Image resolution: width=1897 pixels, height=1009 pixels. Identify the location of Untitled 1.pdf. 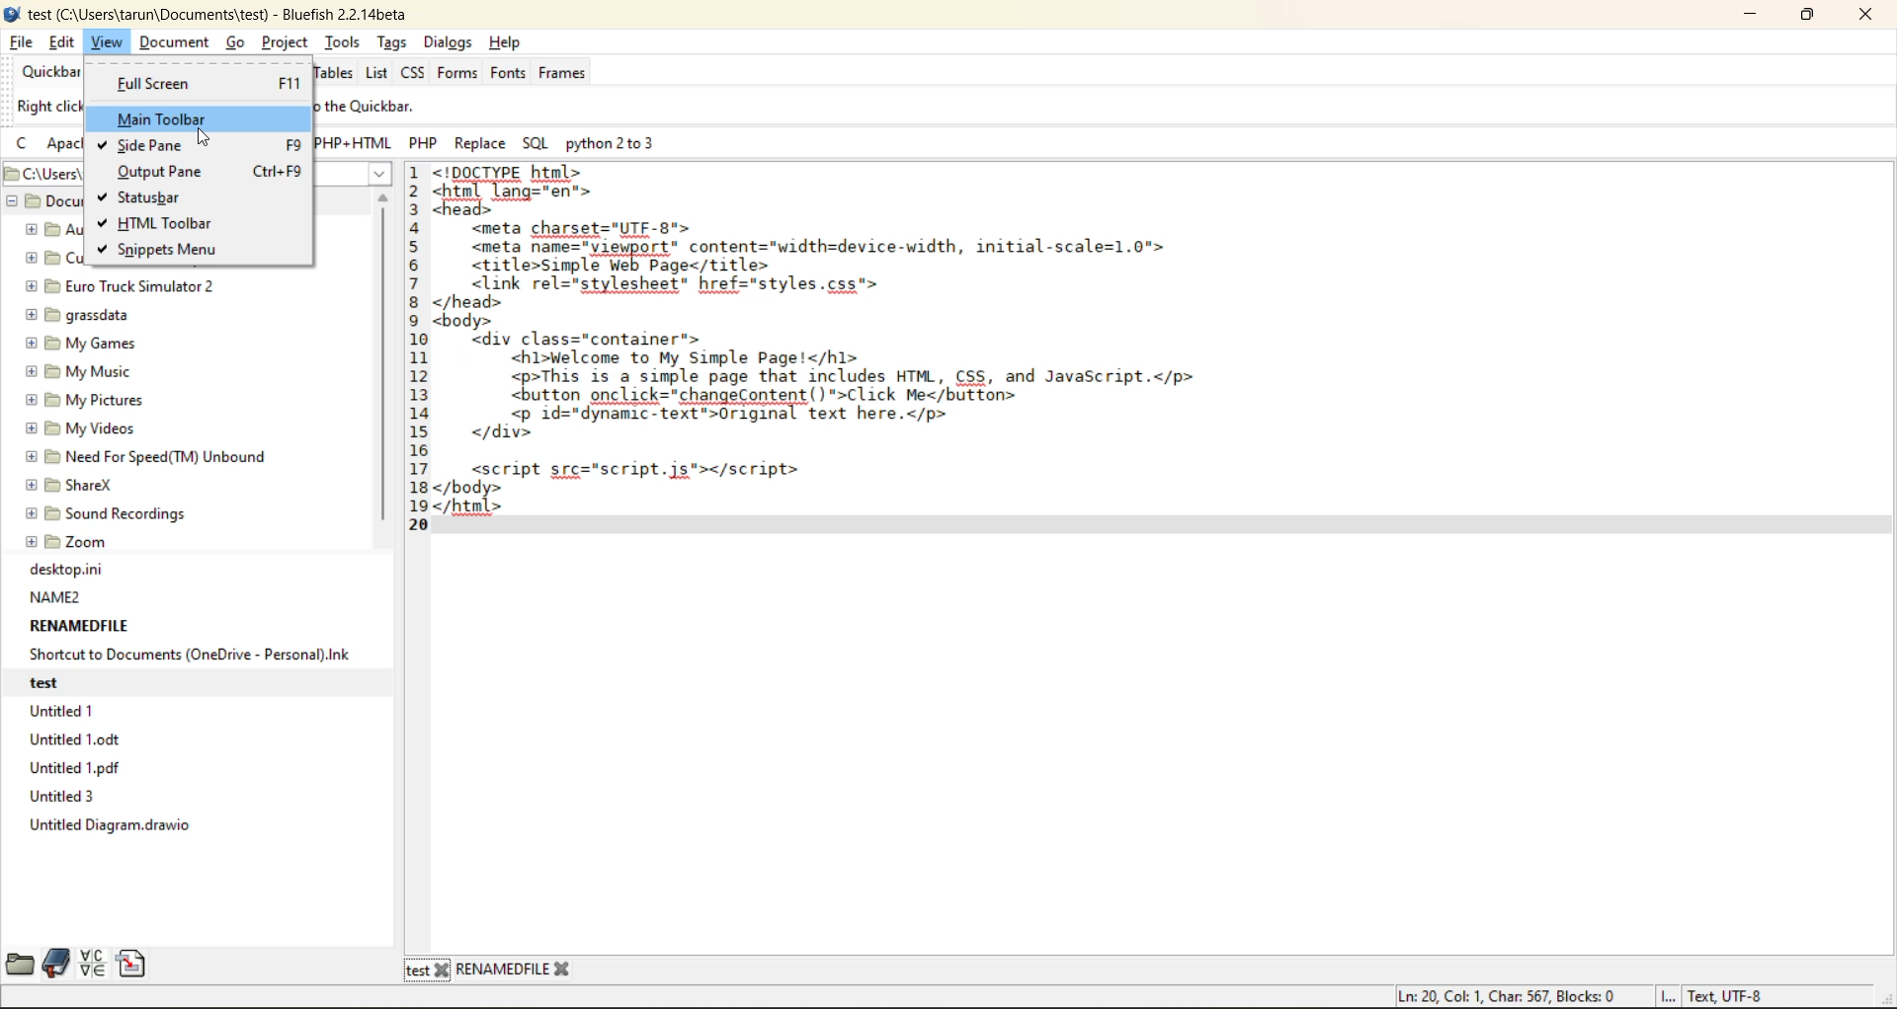
(77, 768).